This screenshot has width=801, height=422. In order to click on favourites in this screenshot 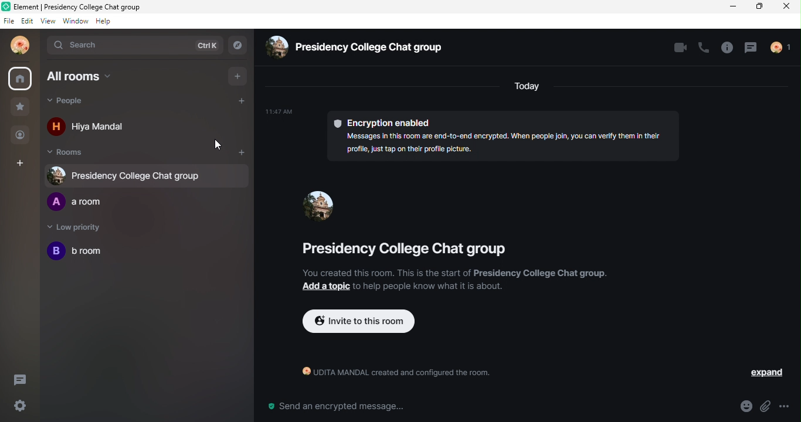, I will do `click(22, 109)`.